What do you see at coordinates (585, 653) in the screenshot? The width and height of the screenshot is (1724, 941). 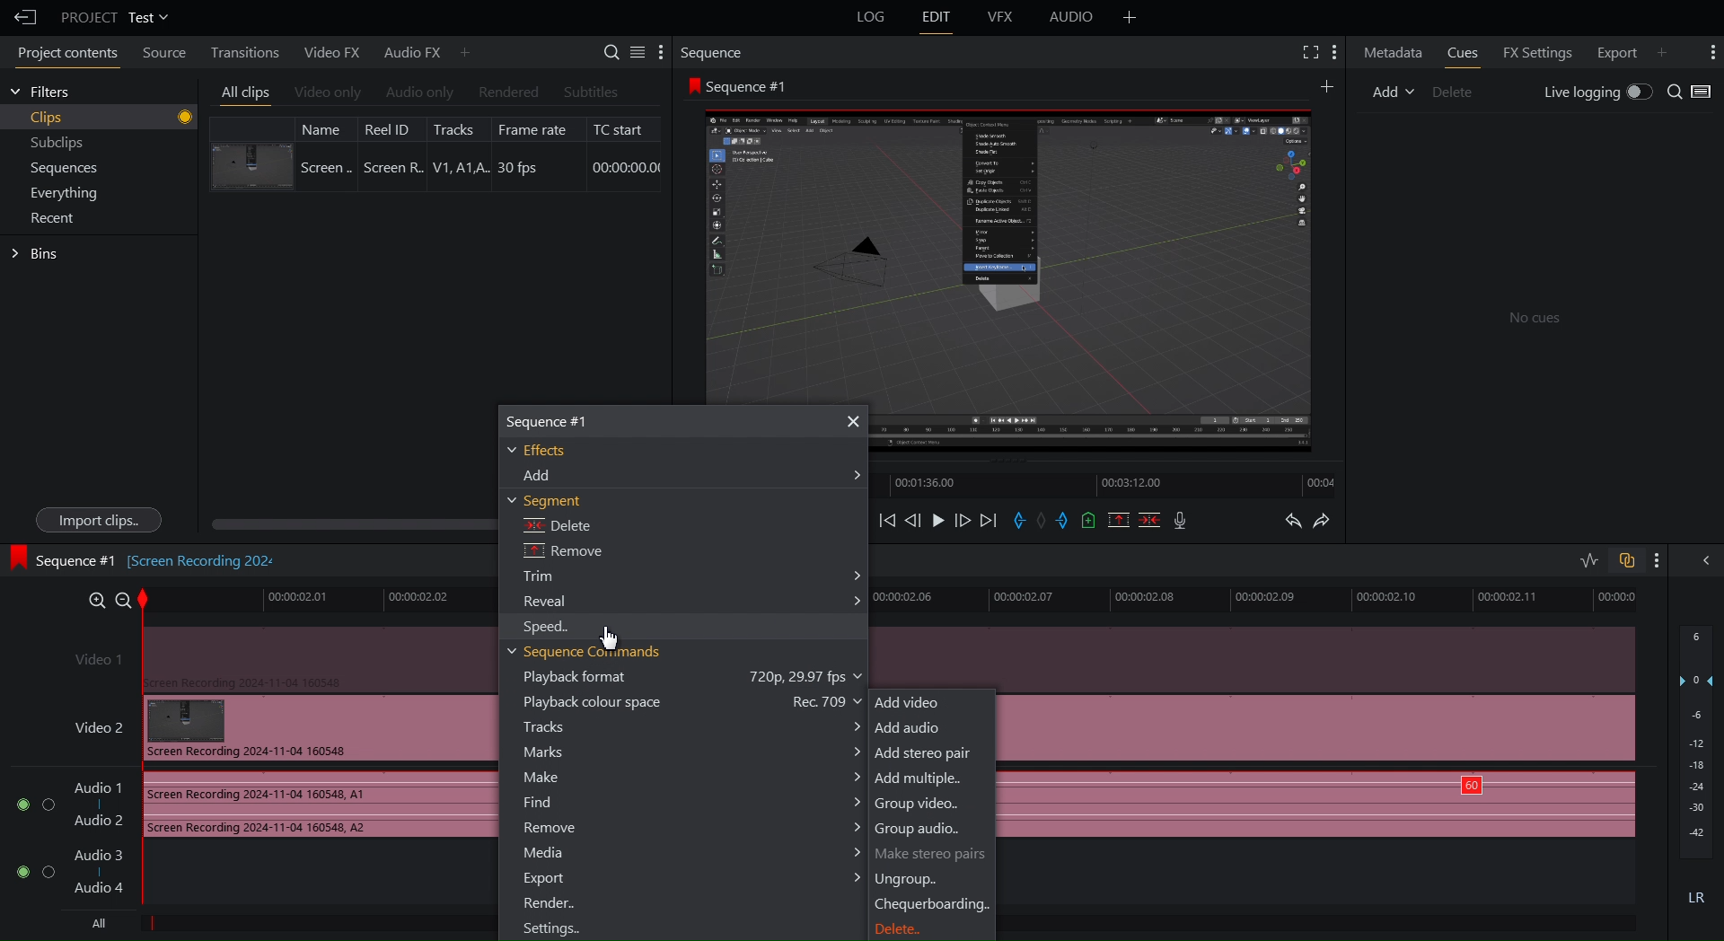 I see `Sequence Commands` at bounding box center [585, 653].